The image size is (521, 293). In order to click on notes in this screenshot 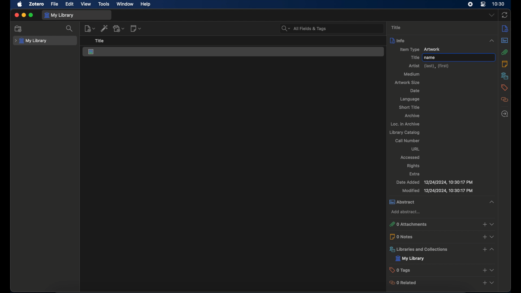, I will do `click(505, 64)`.